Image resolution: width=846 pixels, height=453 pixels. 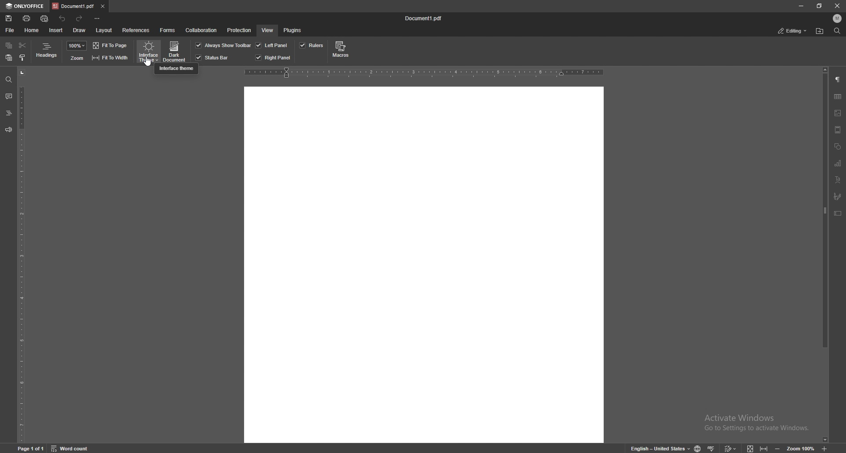 I want to click on rulers, so click(x=311, y=45).